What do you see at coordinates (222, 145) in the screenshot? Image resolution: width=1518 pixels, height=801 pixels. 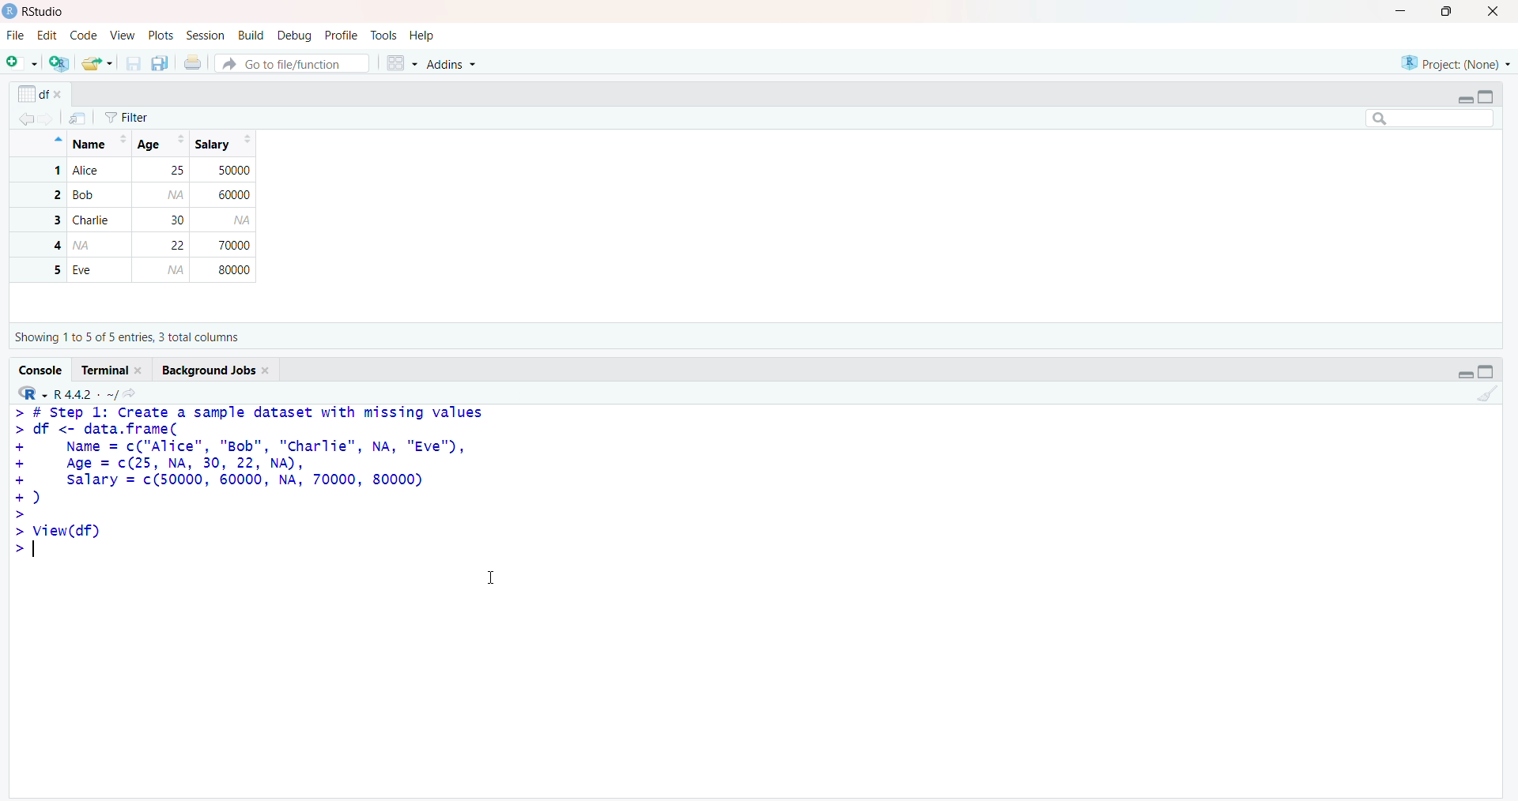 I see `Salary` at bounding box center [222, 145].